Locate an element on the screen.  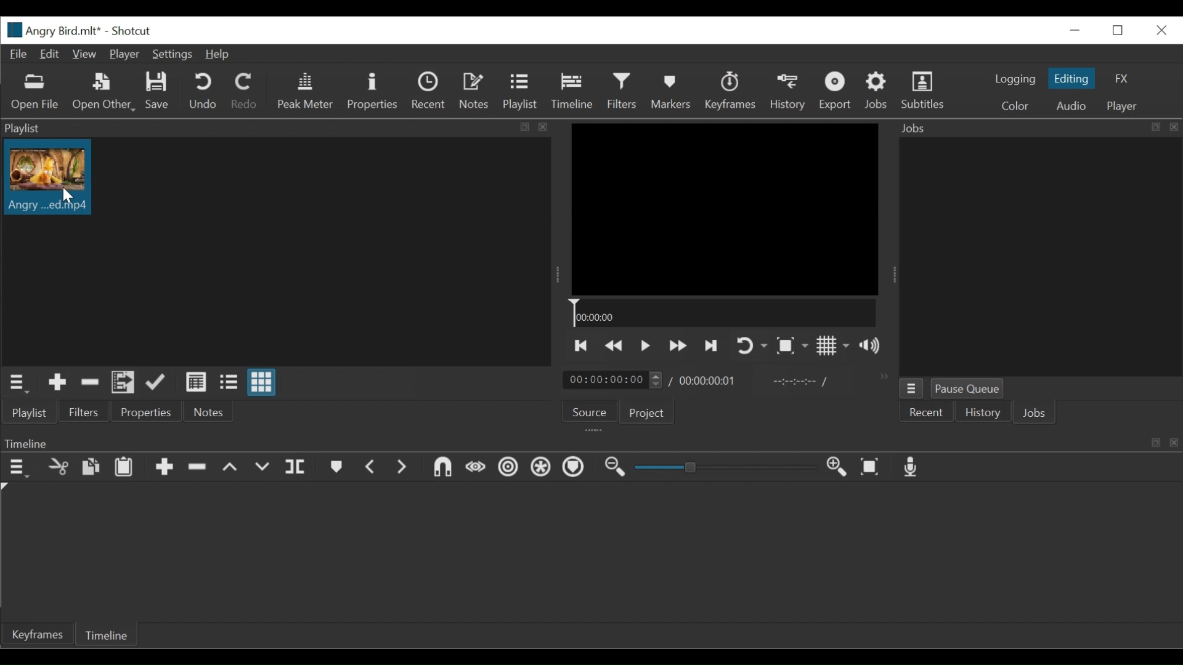
Close is located at coordinates (1077, 30).